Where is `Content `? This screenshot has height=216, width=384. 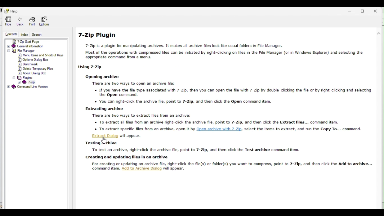 Content  is located at coordinates (11, 34).